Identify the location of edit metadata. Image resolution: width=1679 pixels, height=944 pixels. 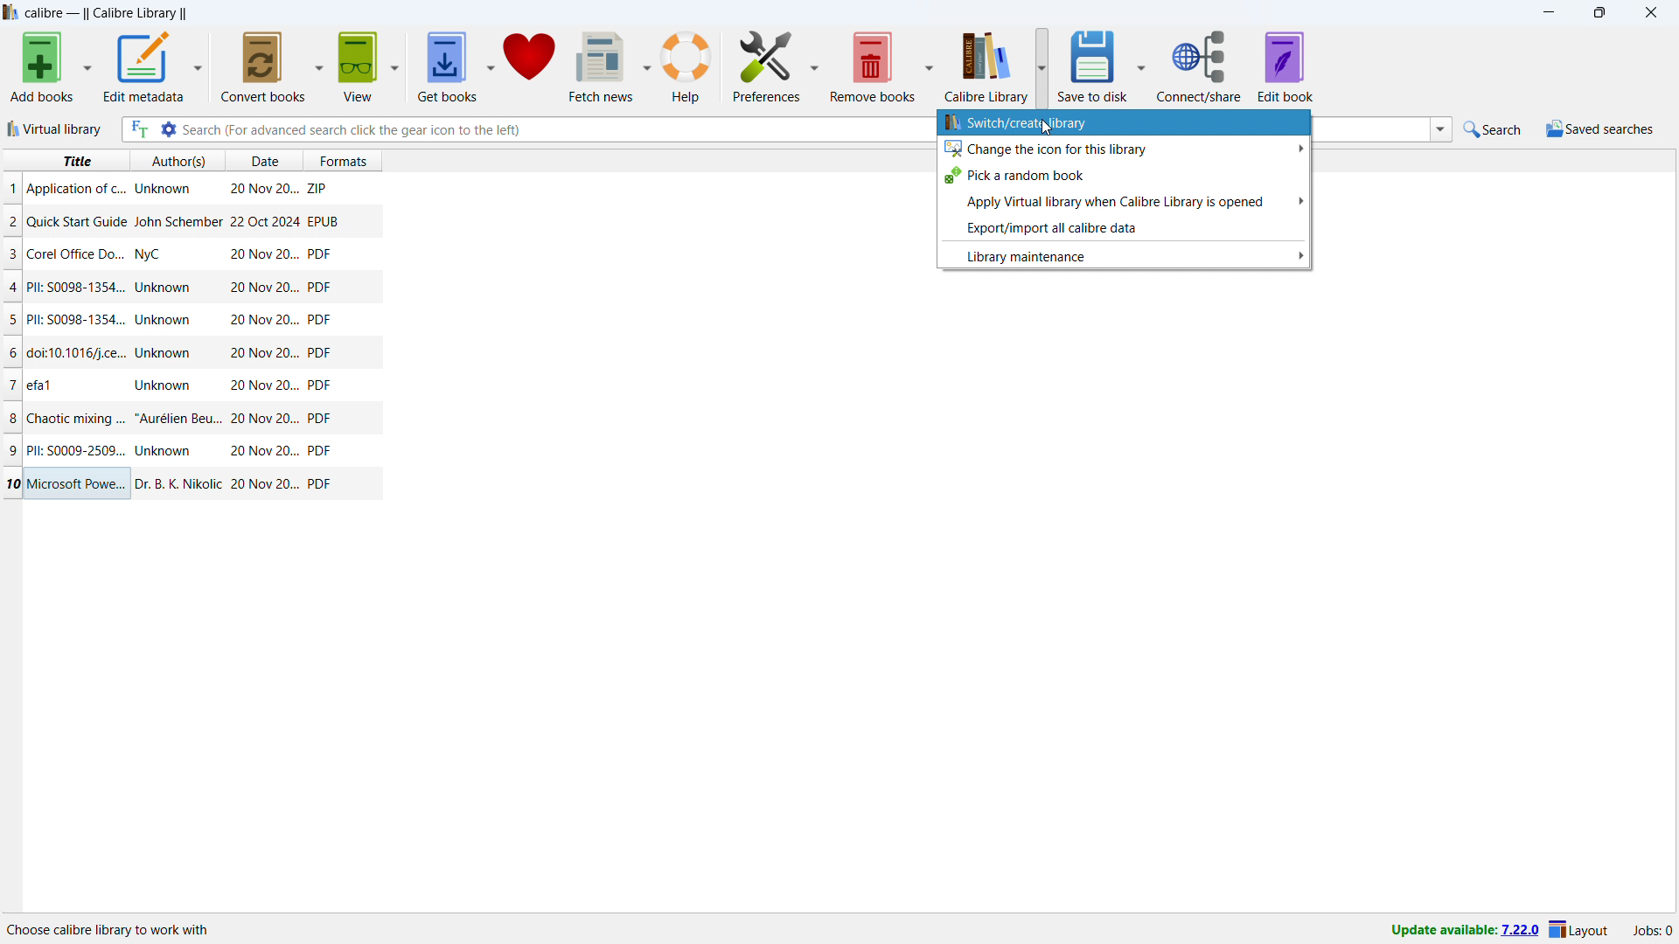
(142, 66).